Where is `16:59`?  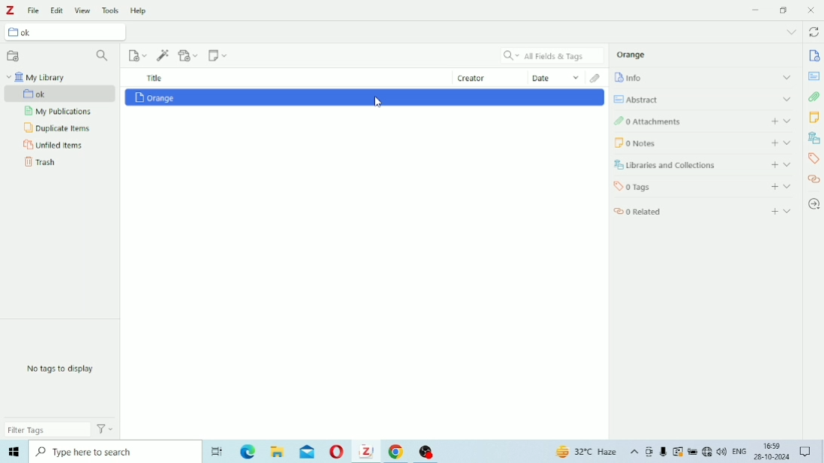
16:59 is located at coordinates (773, 444).